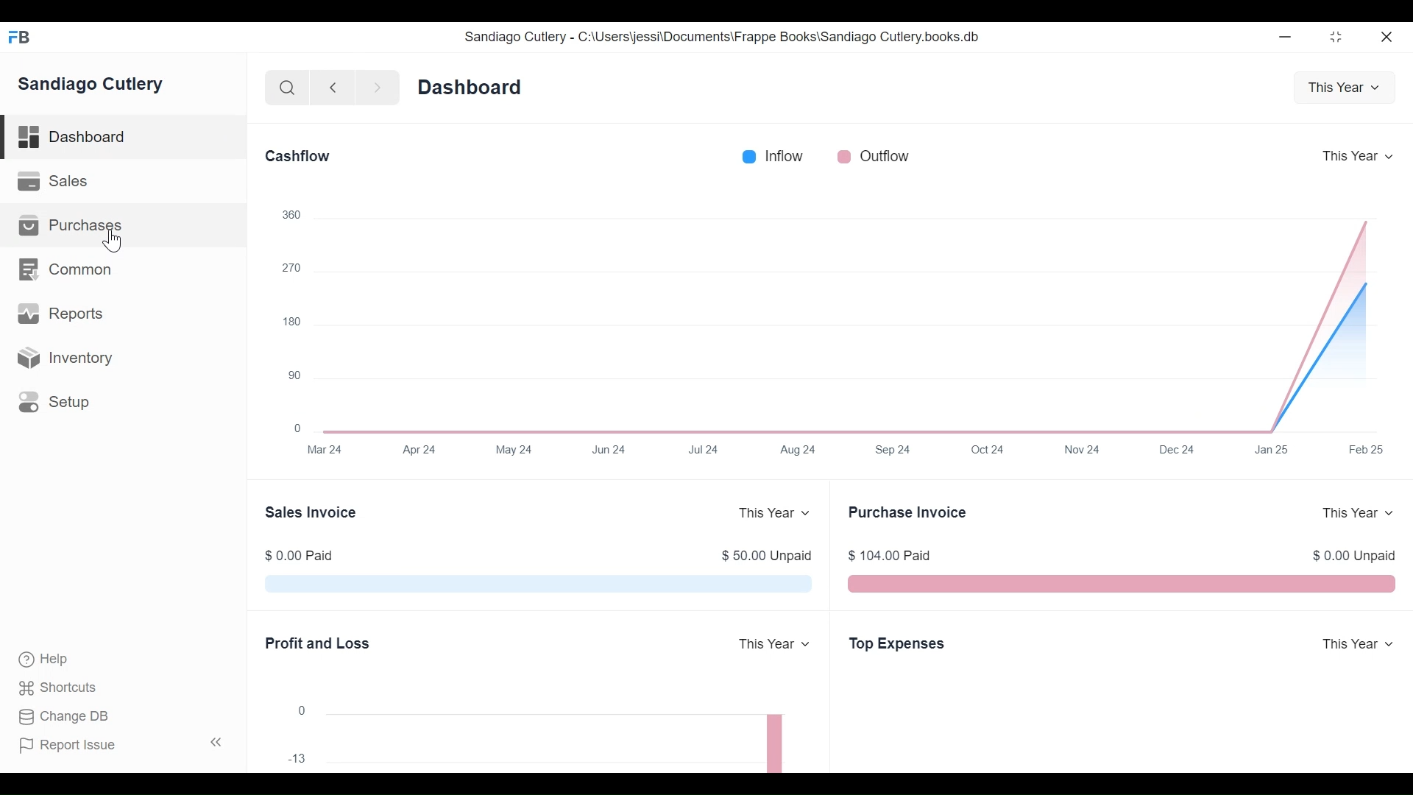 The height and width of the screenshot is (795, 1413). What do you see at coordinates (610, 448) in the screenshot?
I see `Jun 24` at bounding box center [610, 448].